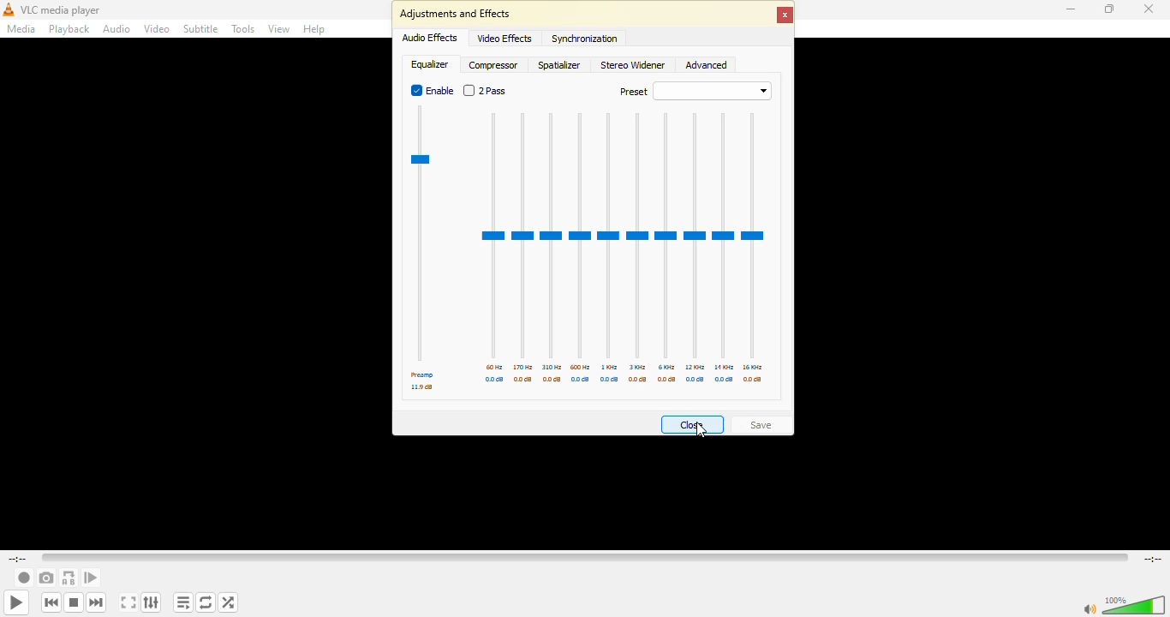 This screenshot has width=1170, height=617. I want to click on frame by frame, so click(91, 577).